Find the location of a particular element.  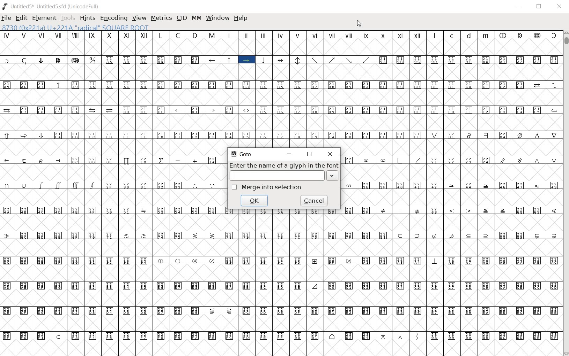

glyph characters is located at coordinates (451, 180).